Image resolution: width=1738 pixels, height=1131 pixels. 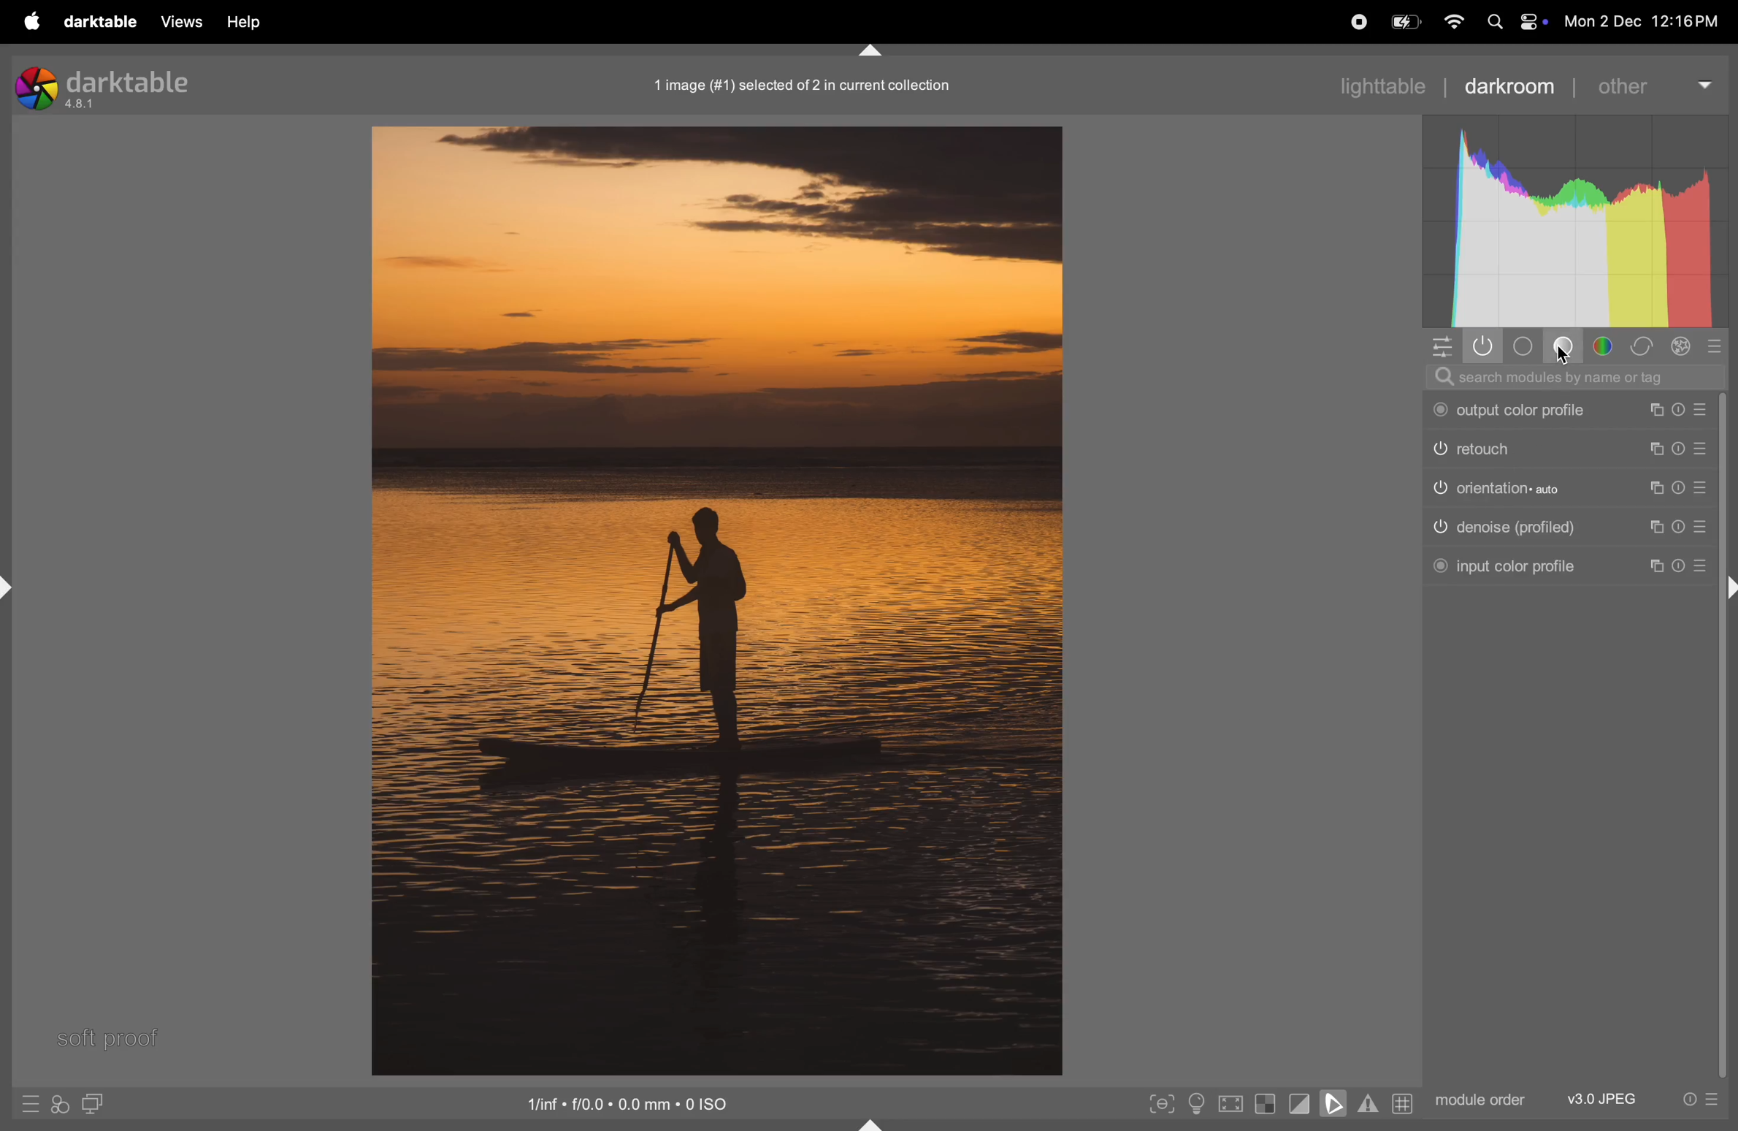 What do you see at coordinates (242, 23) in the screenshot?
I see `help` at bounding box center [242, 23].